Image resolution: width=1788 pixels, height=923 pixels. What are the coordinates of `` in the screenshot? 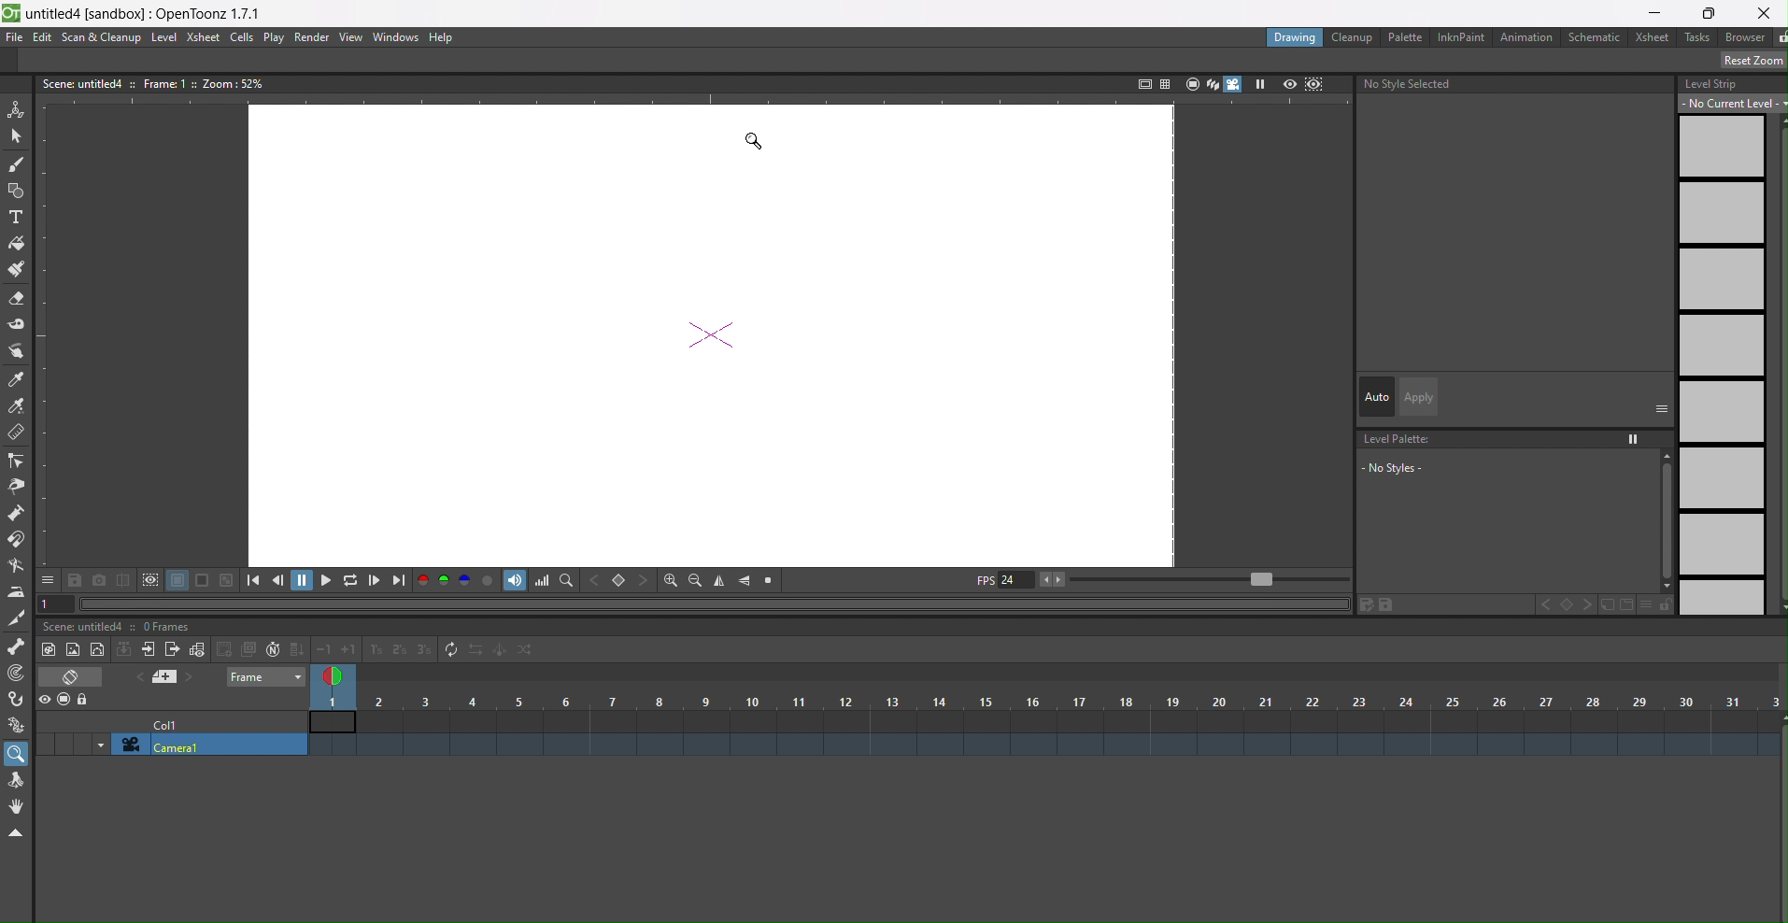 It's located at (542, 580).